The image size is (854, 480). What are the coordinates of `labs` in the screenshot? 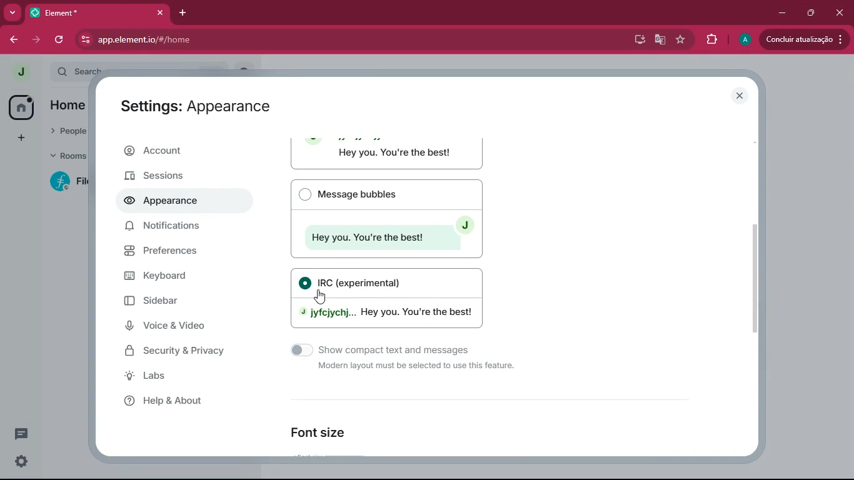 It's located at (176, 376).